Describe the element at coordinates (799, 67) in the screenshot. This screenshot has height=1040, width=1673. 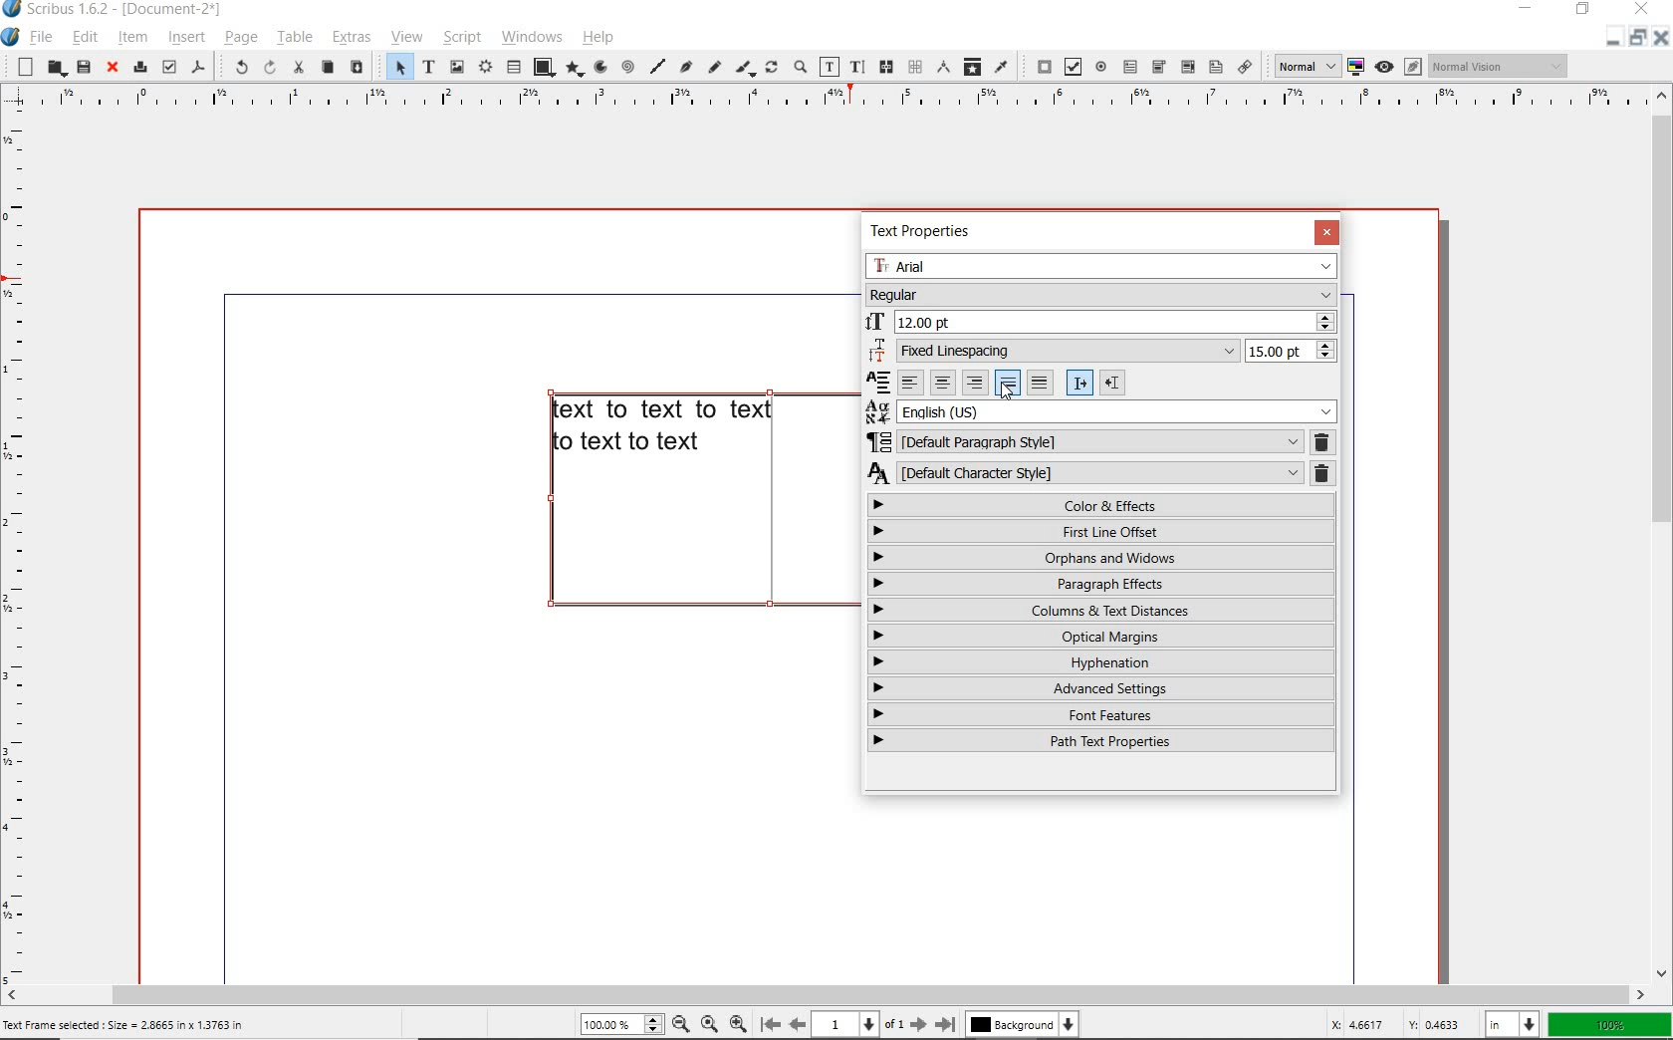
I see `zoom in or zoom out` at that location.